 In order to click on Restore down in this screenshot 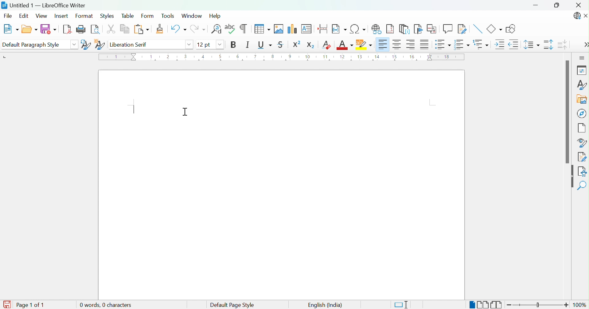, I will do `click(557, 6)`.